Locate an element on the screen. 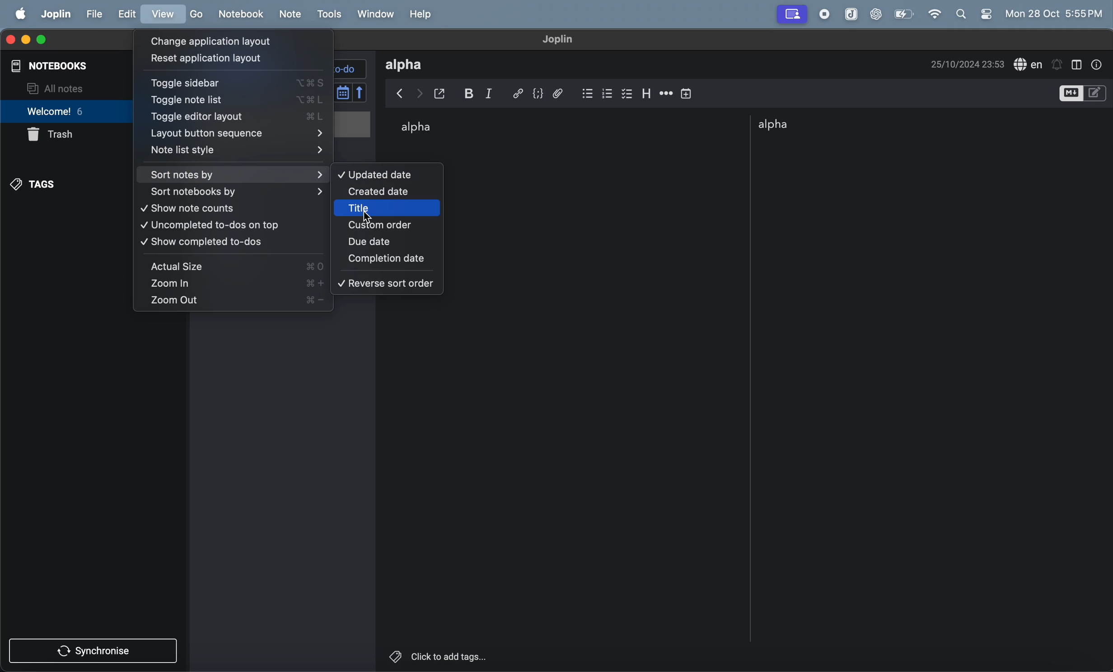 This screenshot has height=672, width=1113. header is located at coordinates (648, 91).